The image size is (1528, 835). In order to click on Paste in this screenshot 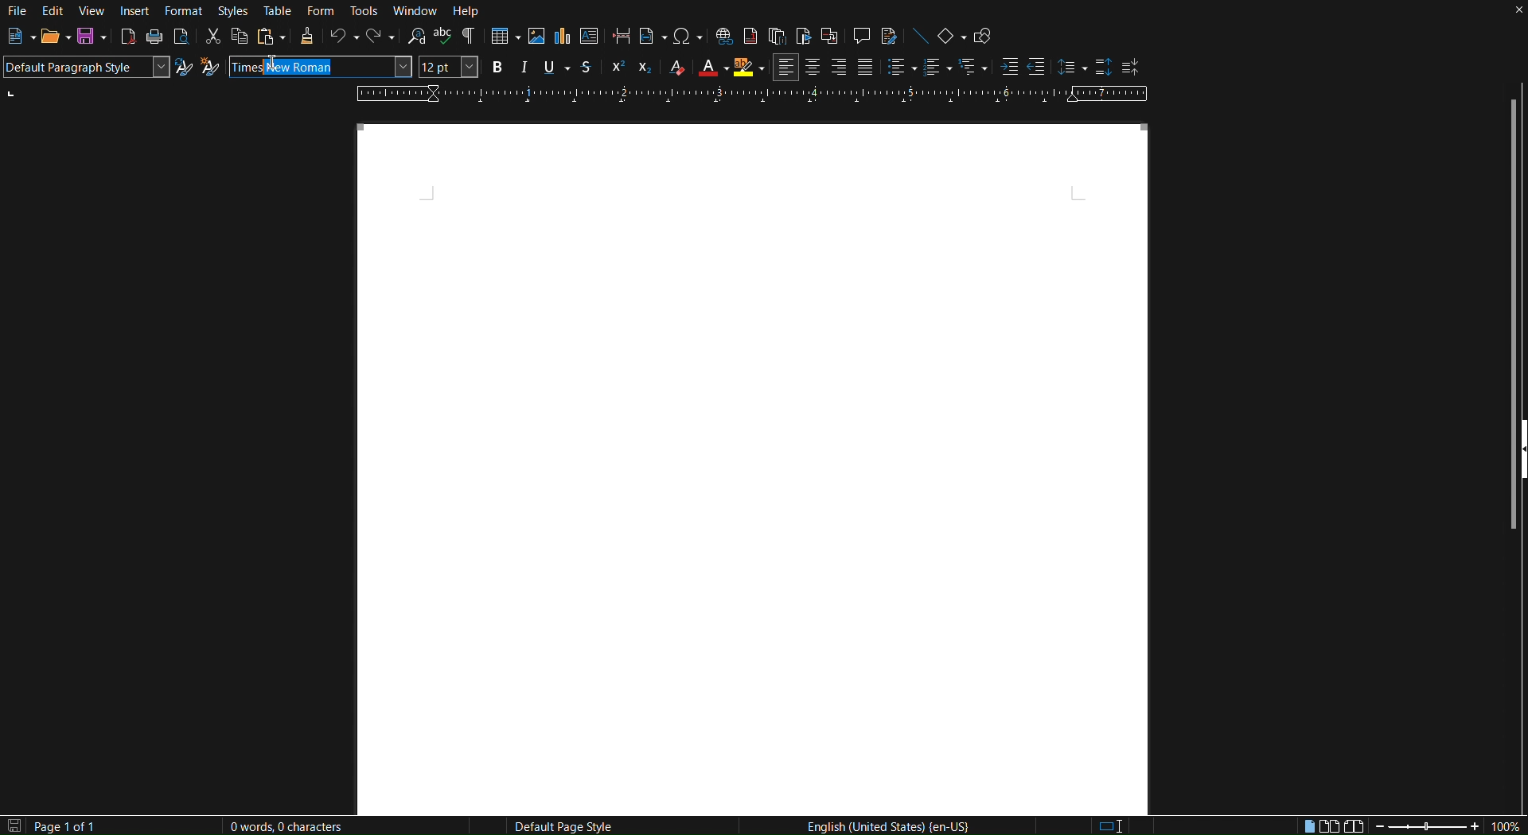, I will do `click(271, 39)`.